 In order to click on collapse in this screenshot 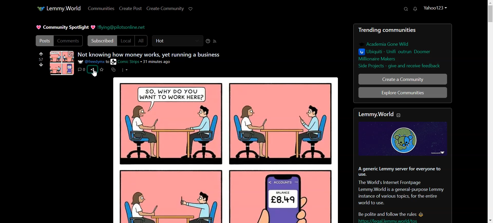, I will do `click(401, 115)`.